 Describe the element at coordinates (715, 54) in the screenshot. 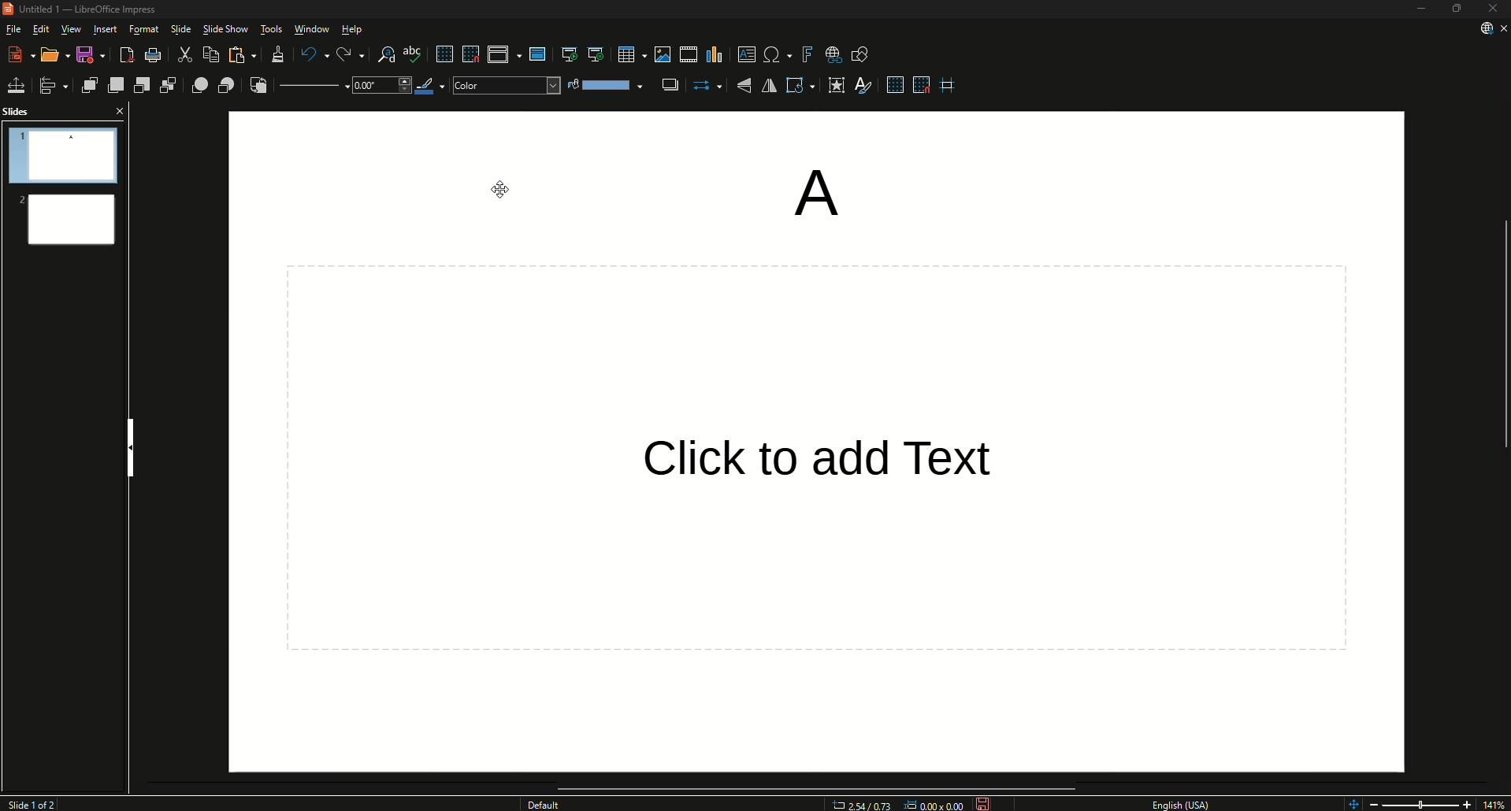

I see `Insert Chart` at that location.